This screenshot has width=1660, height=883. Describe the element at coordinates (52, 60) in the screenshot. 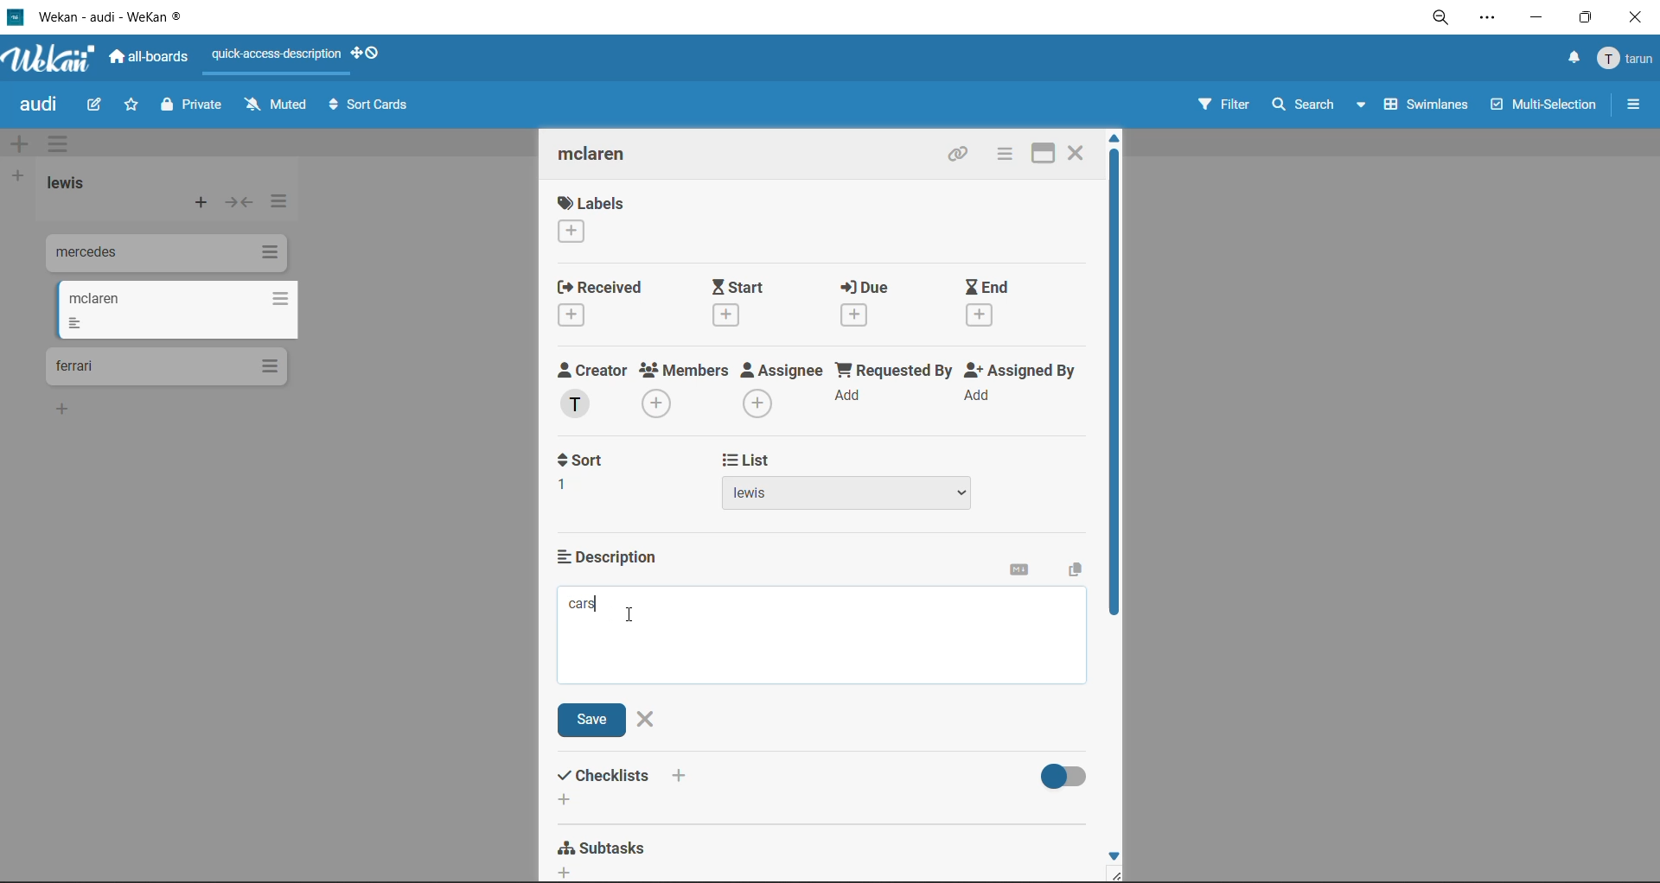

I see `app logo` at that location.